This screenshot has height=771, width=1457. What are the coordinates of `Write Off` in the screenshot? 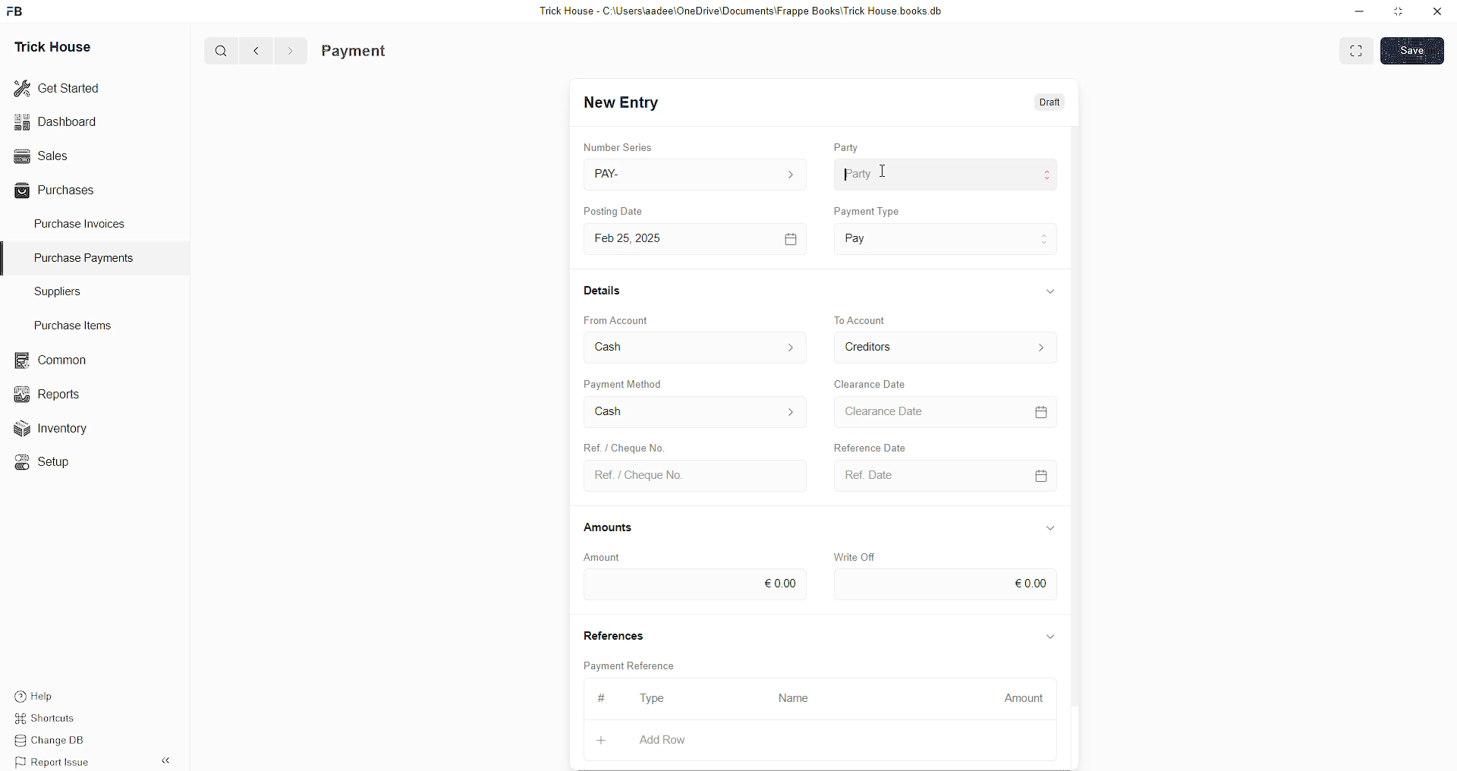 It's located at (858, 555).